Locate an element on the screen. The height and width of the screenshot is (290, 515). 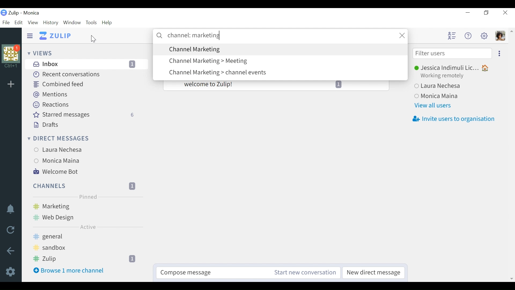
Users is located at coordinates (443, 95).